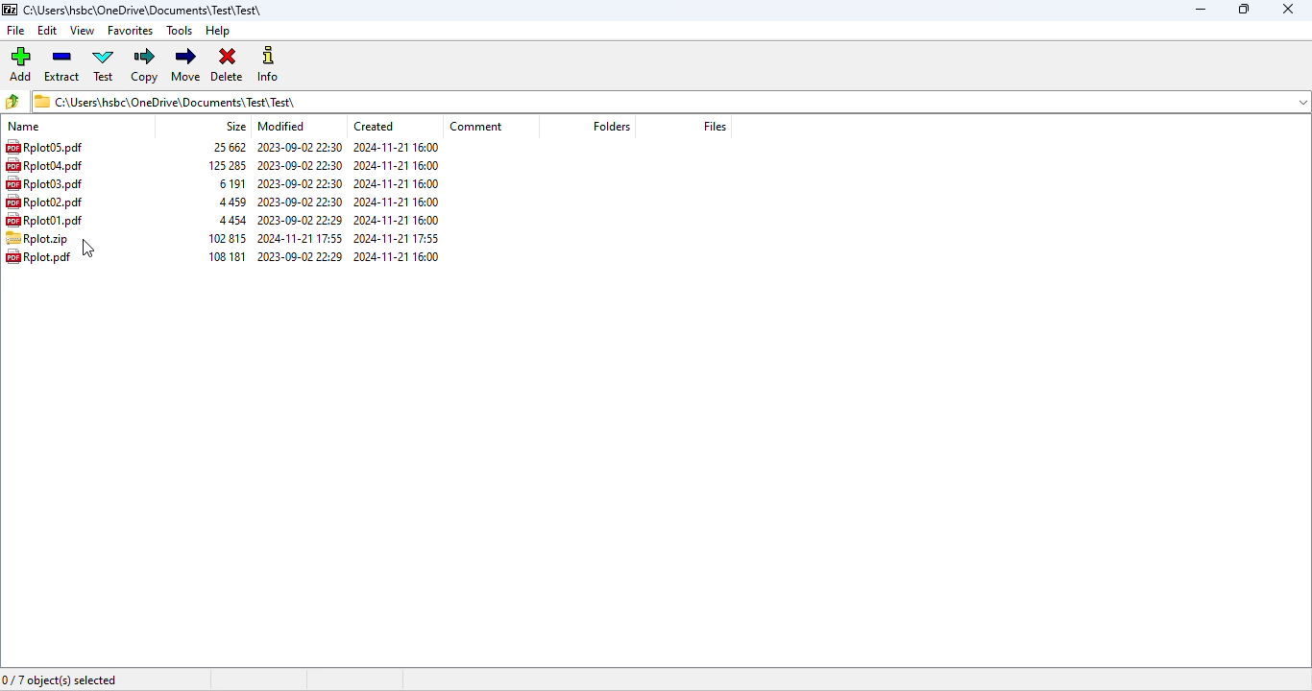 The width and height of the screenshot is (1312, 691). Describe the element at coordinates (49, 203) in the screenshot. I see ` Rplot02.pdf` at that location.